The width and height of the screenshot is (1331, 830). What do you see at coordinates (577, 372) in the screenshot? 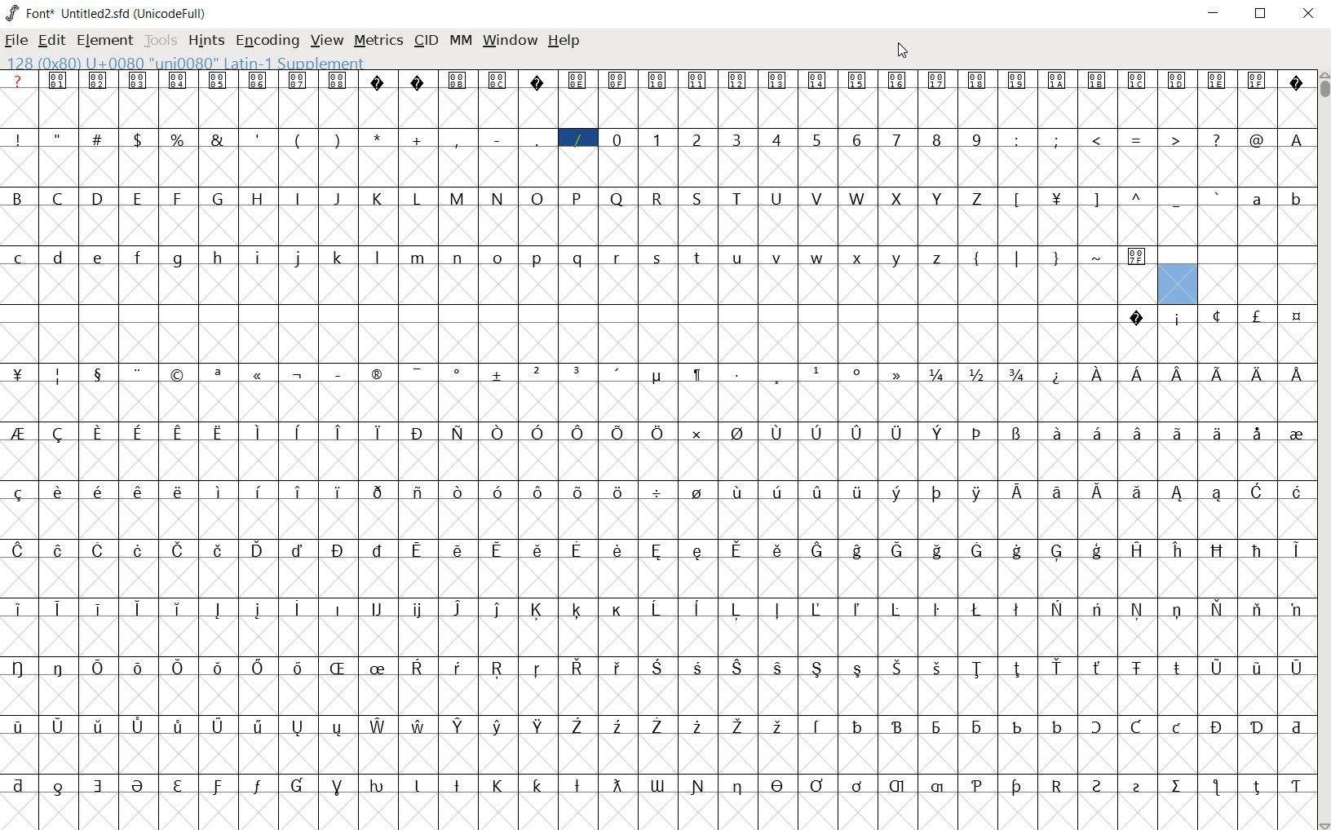
I see `glyph` at bounding box center [577, 372].